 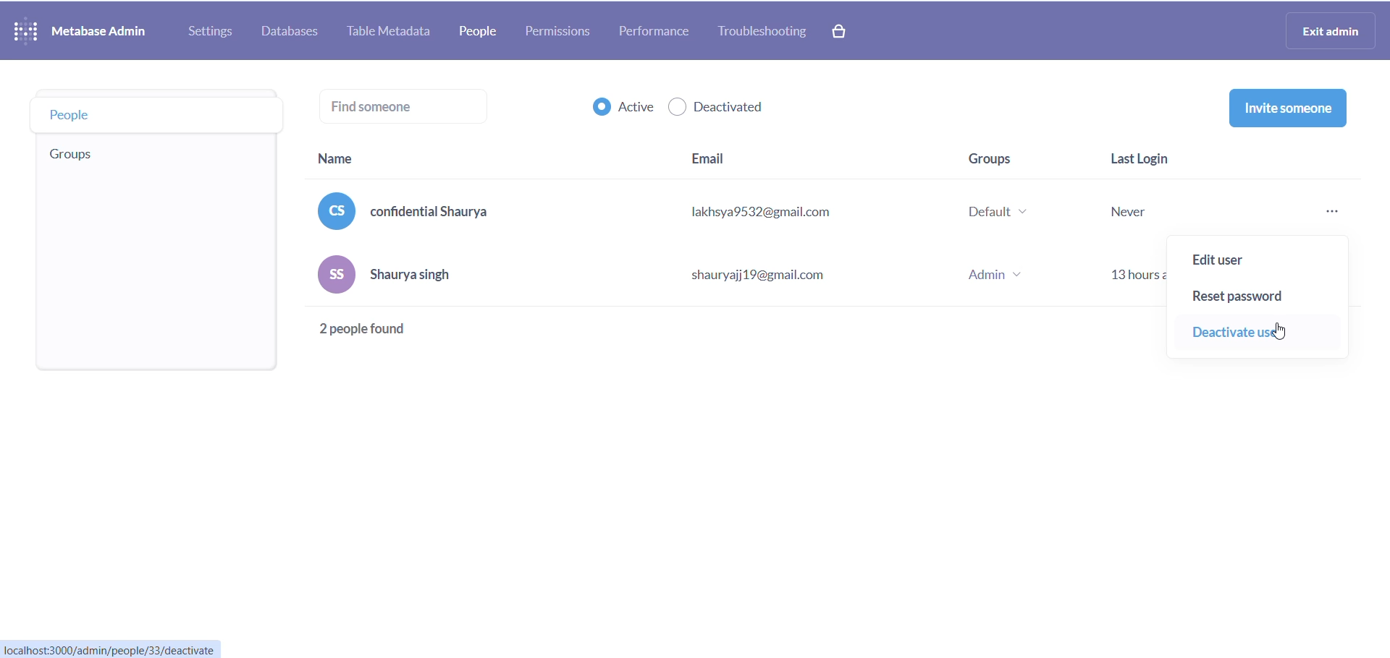 What do you see at coordinates (398, 214) in the screenshot?
I see `name ` at bounding box center [398, 214].